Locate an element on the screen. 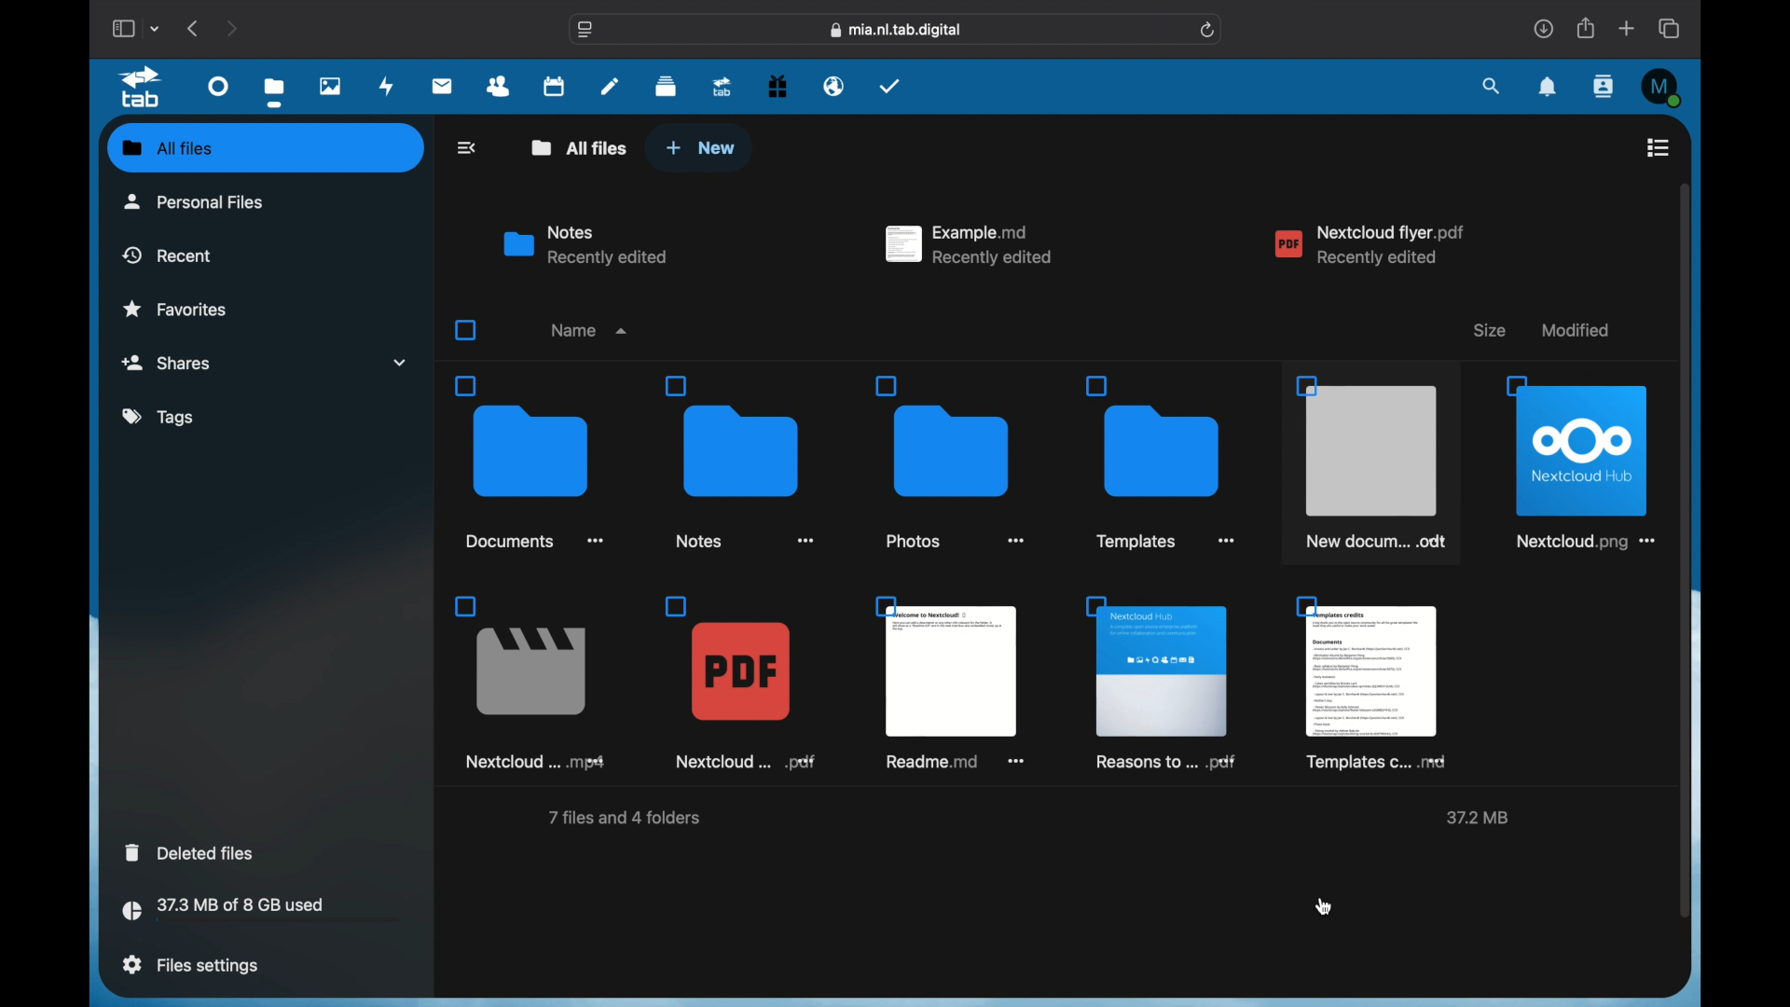  name is located at coordinates (586, 328).